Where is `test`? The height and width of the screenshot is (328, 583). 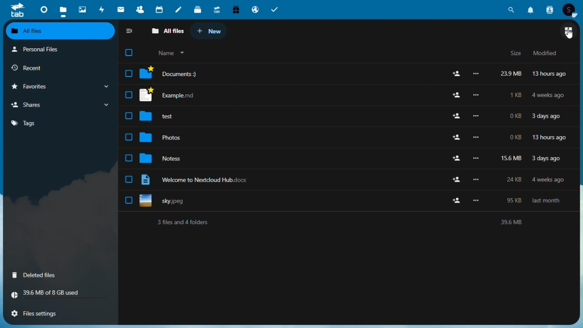 test is located at coordinates (177, 116).